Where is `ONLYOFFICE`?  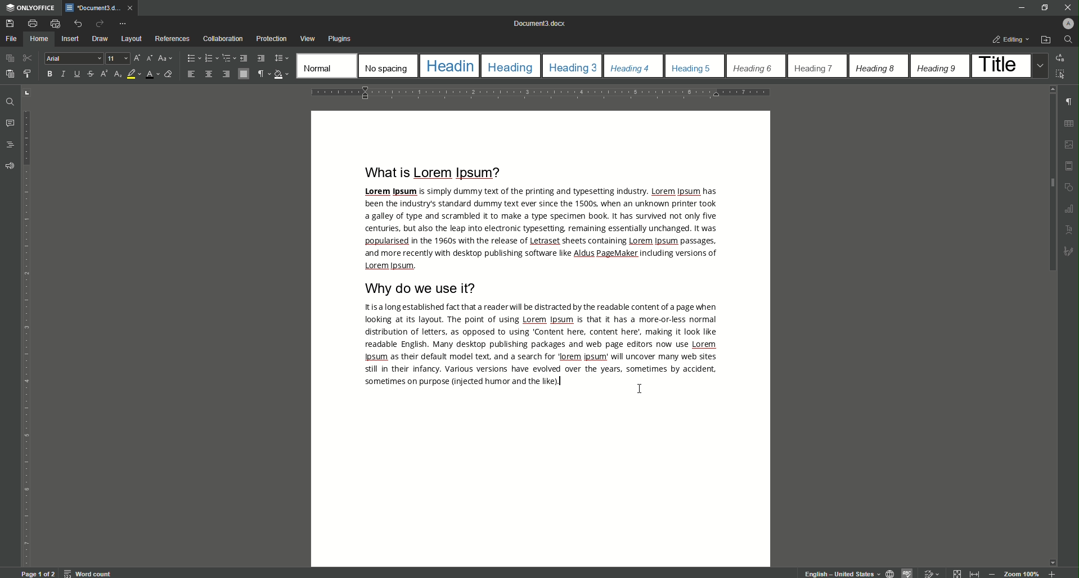
ONLYOFFICE is located at coordinates (29, 7).